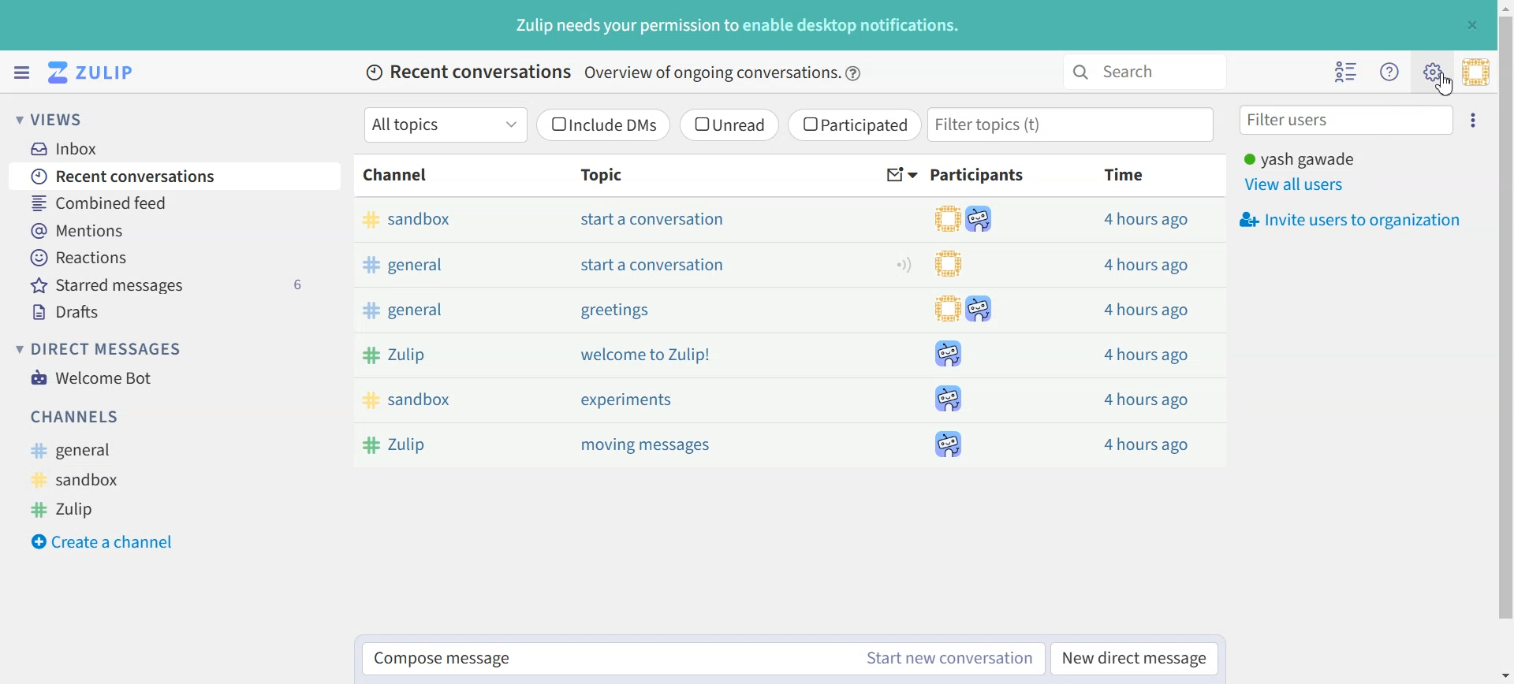 Image resolution: width=1514 pixels, height=684 pixels. Describe the element at coordinates (854, 125) in the screenshot. I see `Participated` at that location.